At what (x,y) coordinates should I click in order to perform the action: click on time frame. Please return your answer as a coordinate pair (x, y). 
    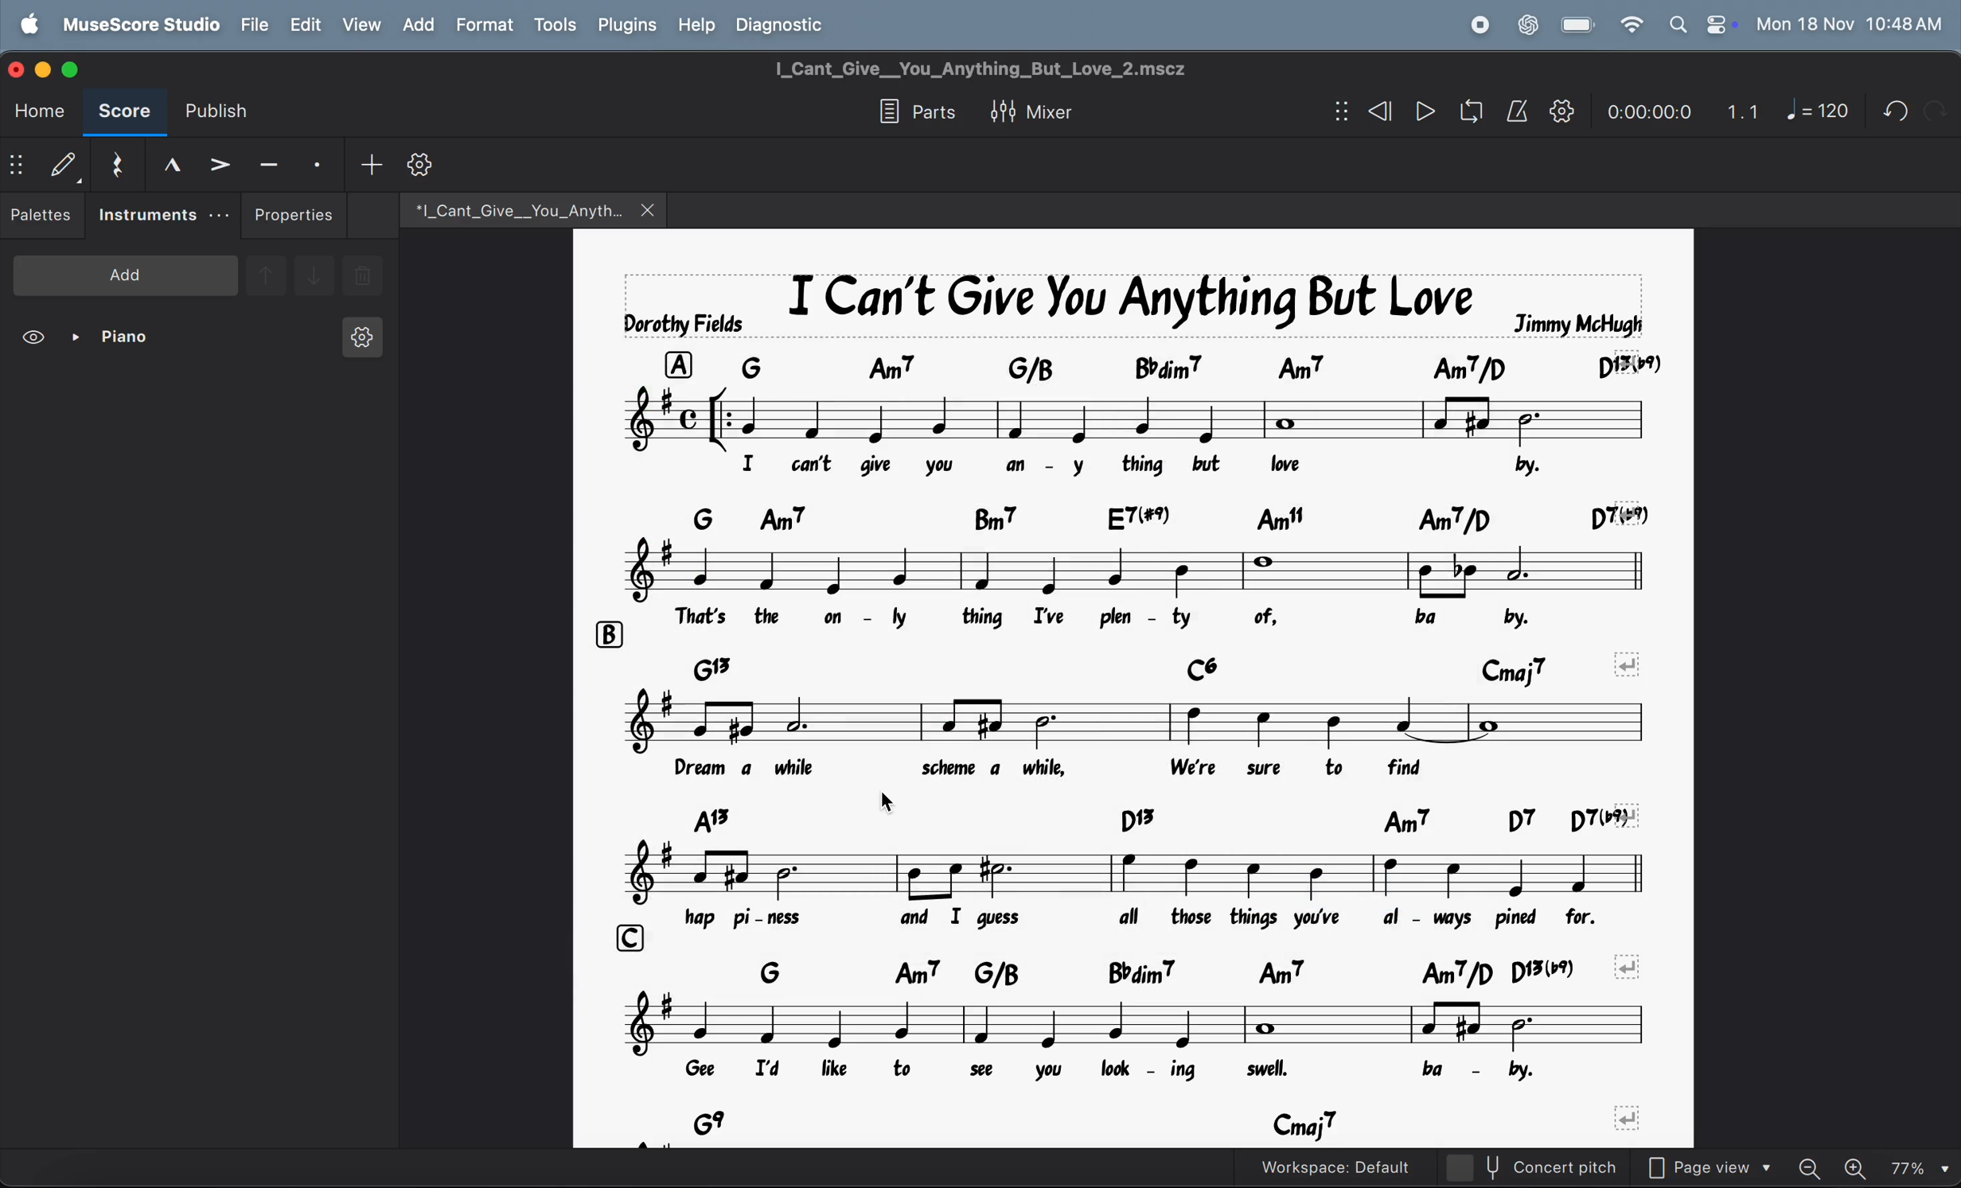
    Looking at the image, I should click on (1645, 107).